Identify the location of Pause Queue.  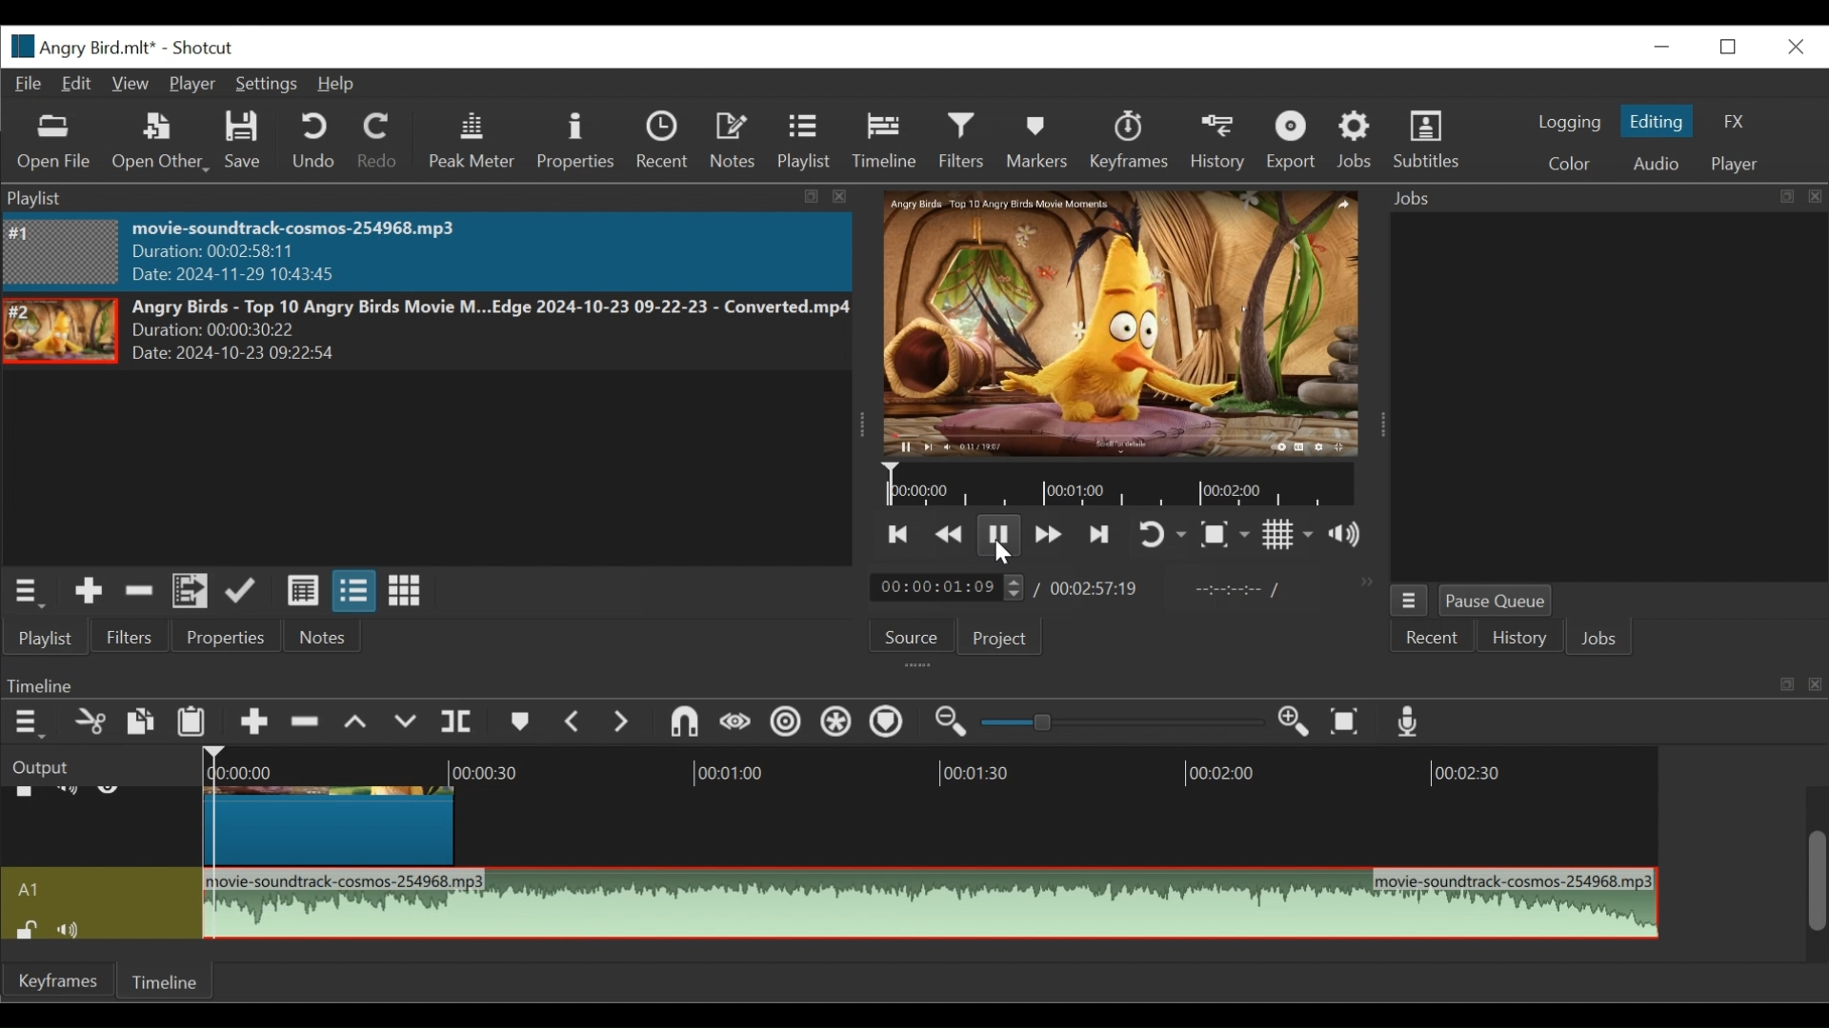
(1501, 601).